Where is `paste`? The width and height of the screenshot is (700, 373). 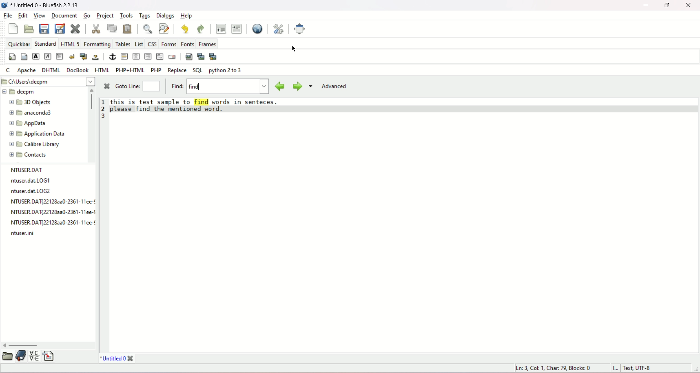
paste is located at coordinates (128, 29).